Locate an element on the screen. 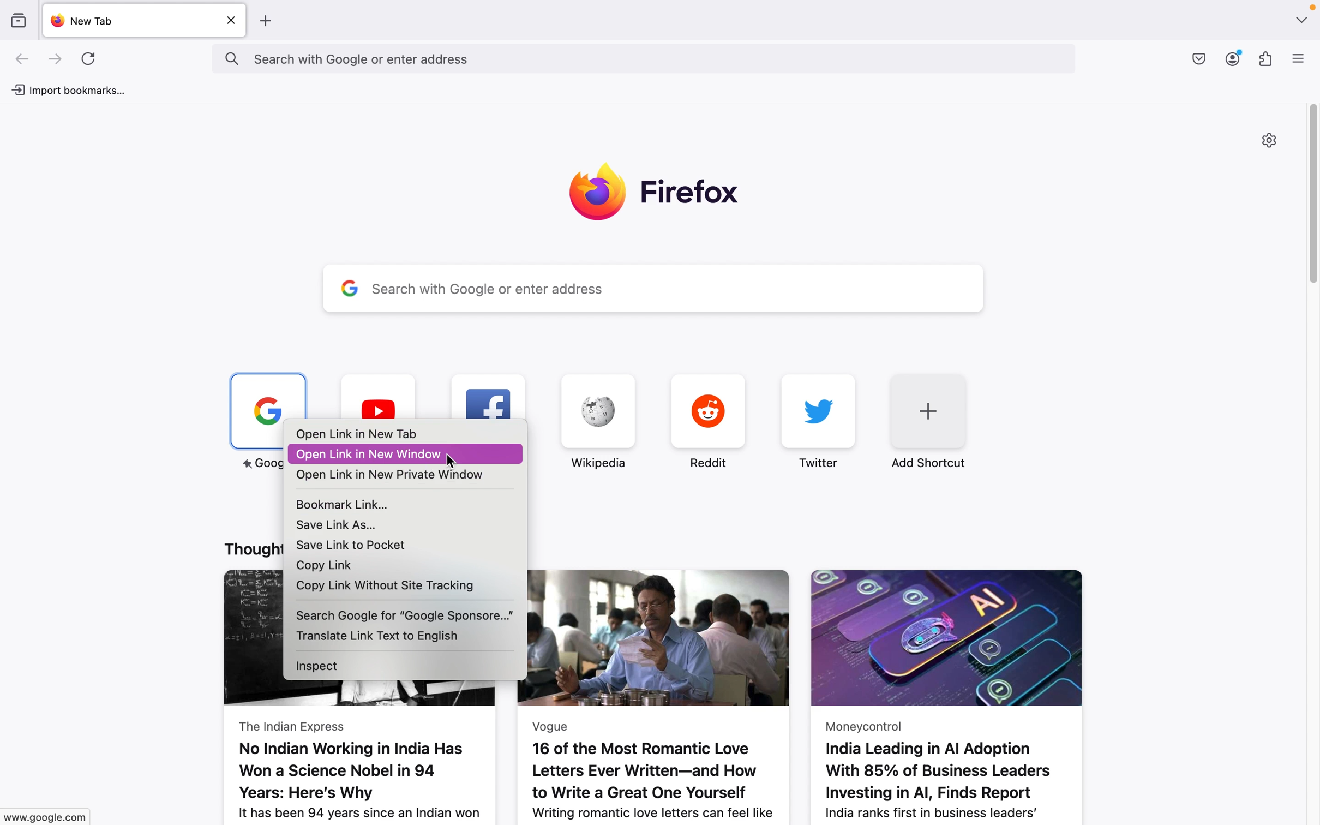 The image size is (1320, 825). open link in new private window is located at coordinates (388, 475).